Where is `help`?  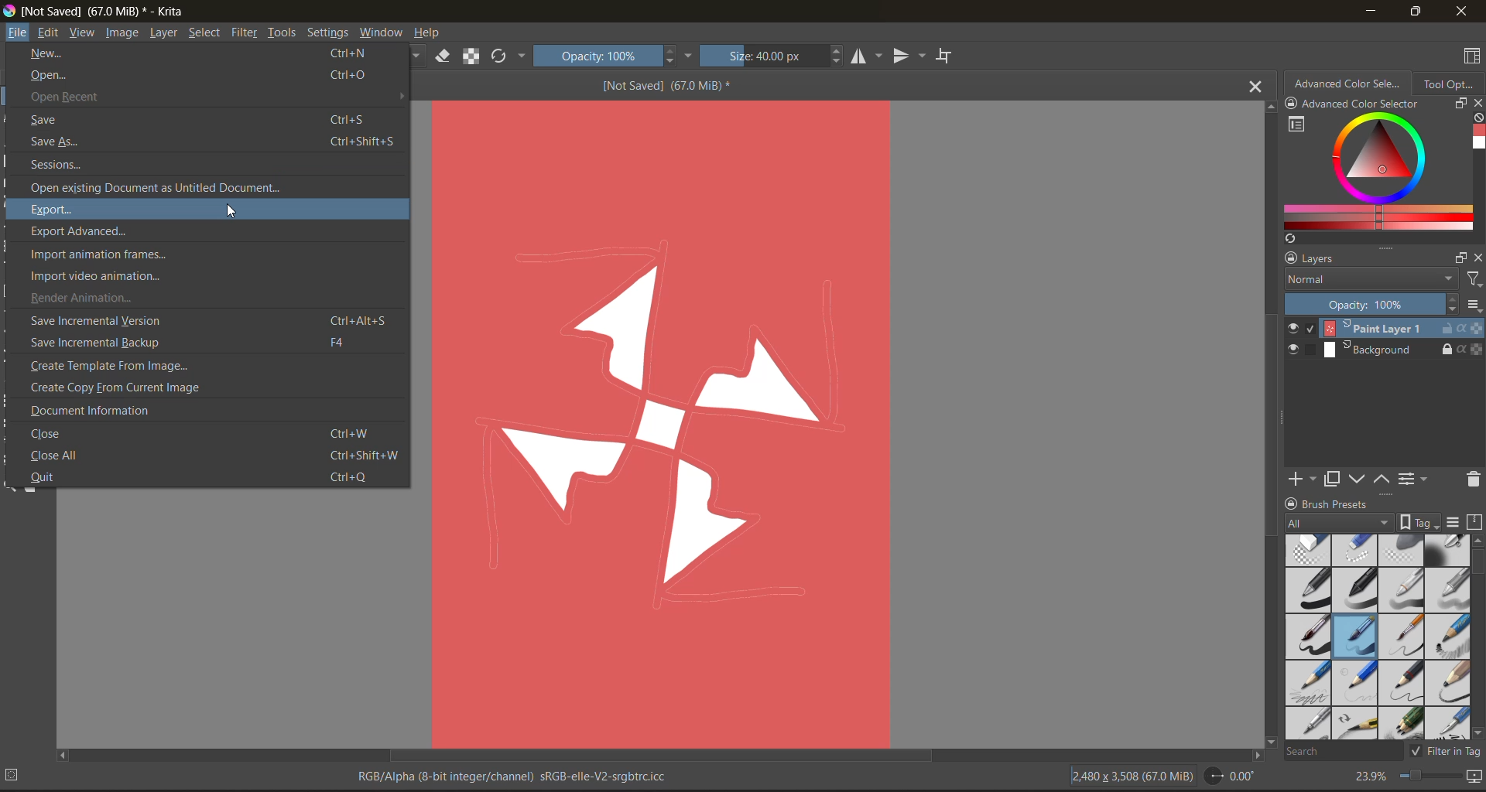
help is located at coordinates (432, 35).